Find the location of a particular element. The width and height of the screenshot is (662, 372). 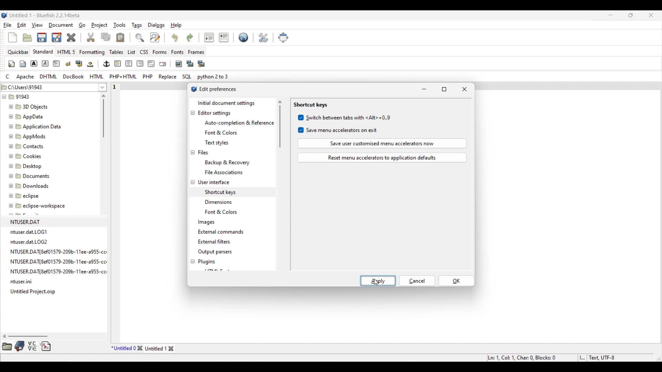

Current setting is located at coordinates (310, 105).